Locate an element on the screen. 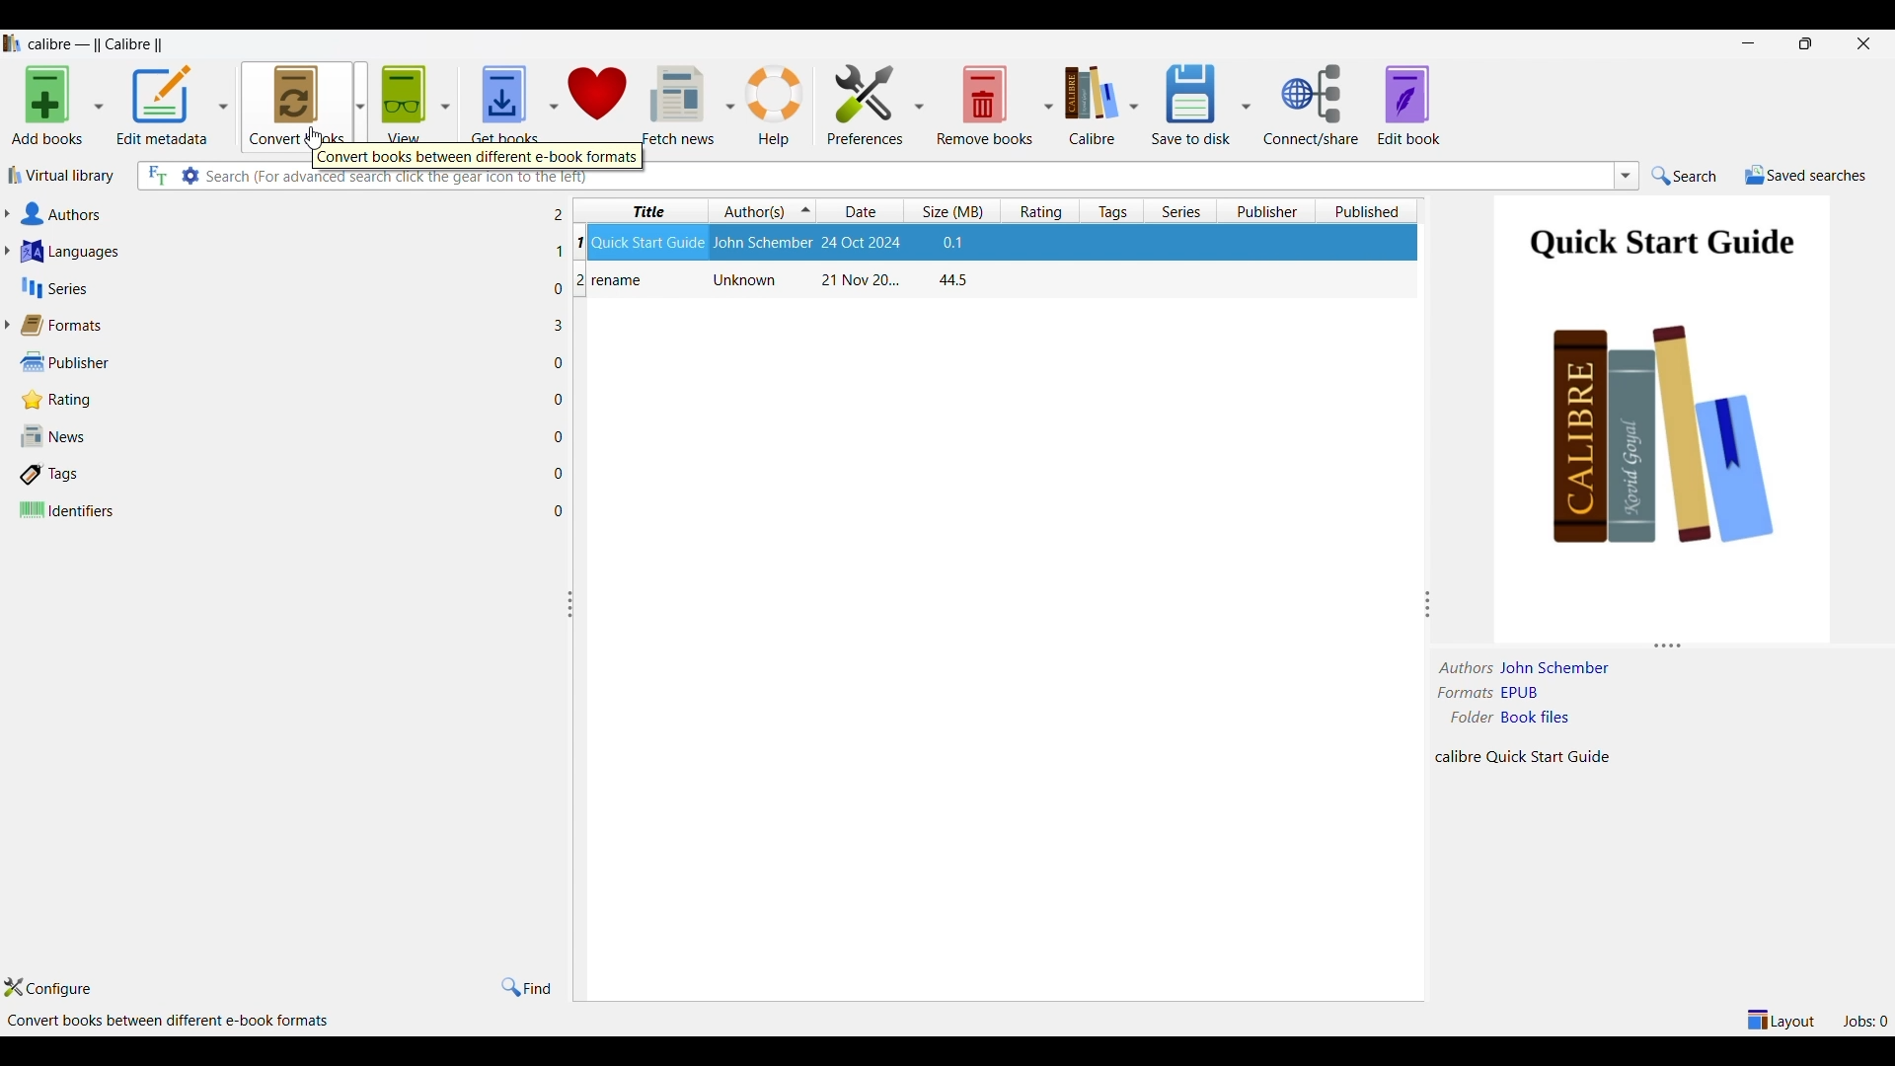  Calibre is located at coordinates (1093, 106).